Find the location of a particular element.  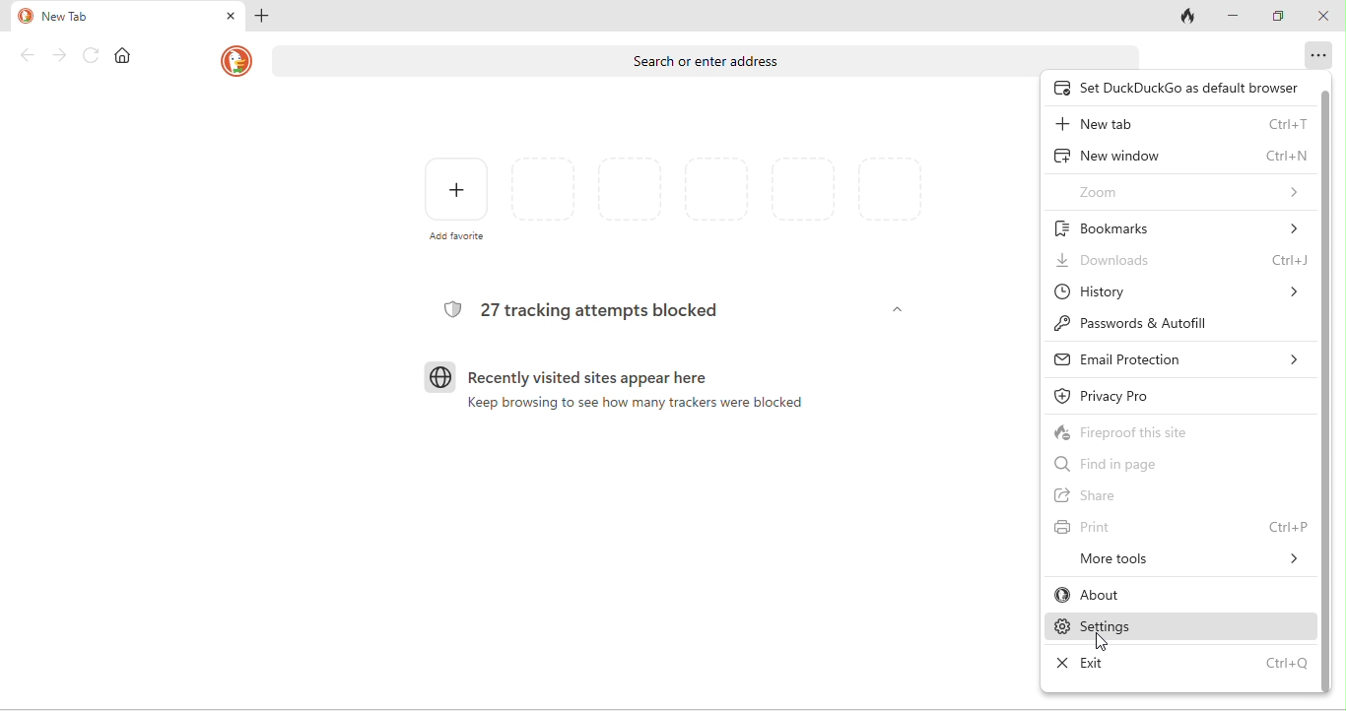

browser logo is located at coordinates (440, 377).